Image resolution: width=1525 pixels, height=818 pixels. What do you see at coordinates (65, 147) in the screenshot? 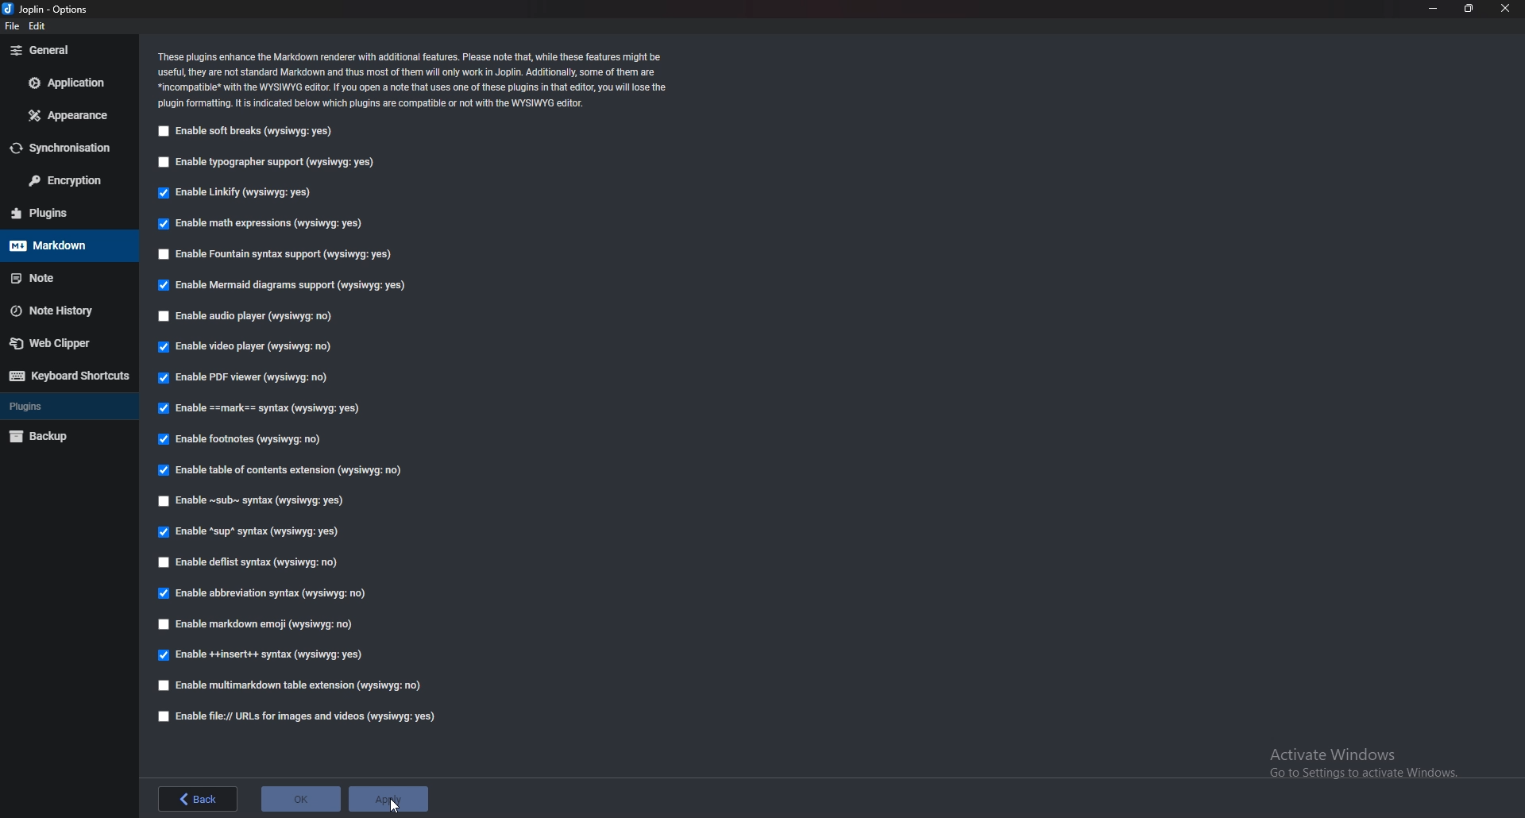
I see `Synchronization` at bounding box center [65, 147].